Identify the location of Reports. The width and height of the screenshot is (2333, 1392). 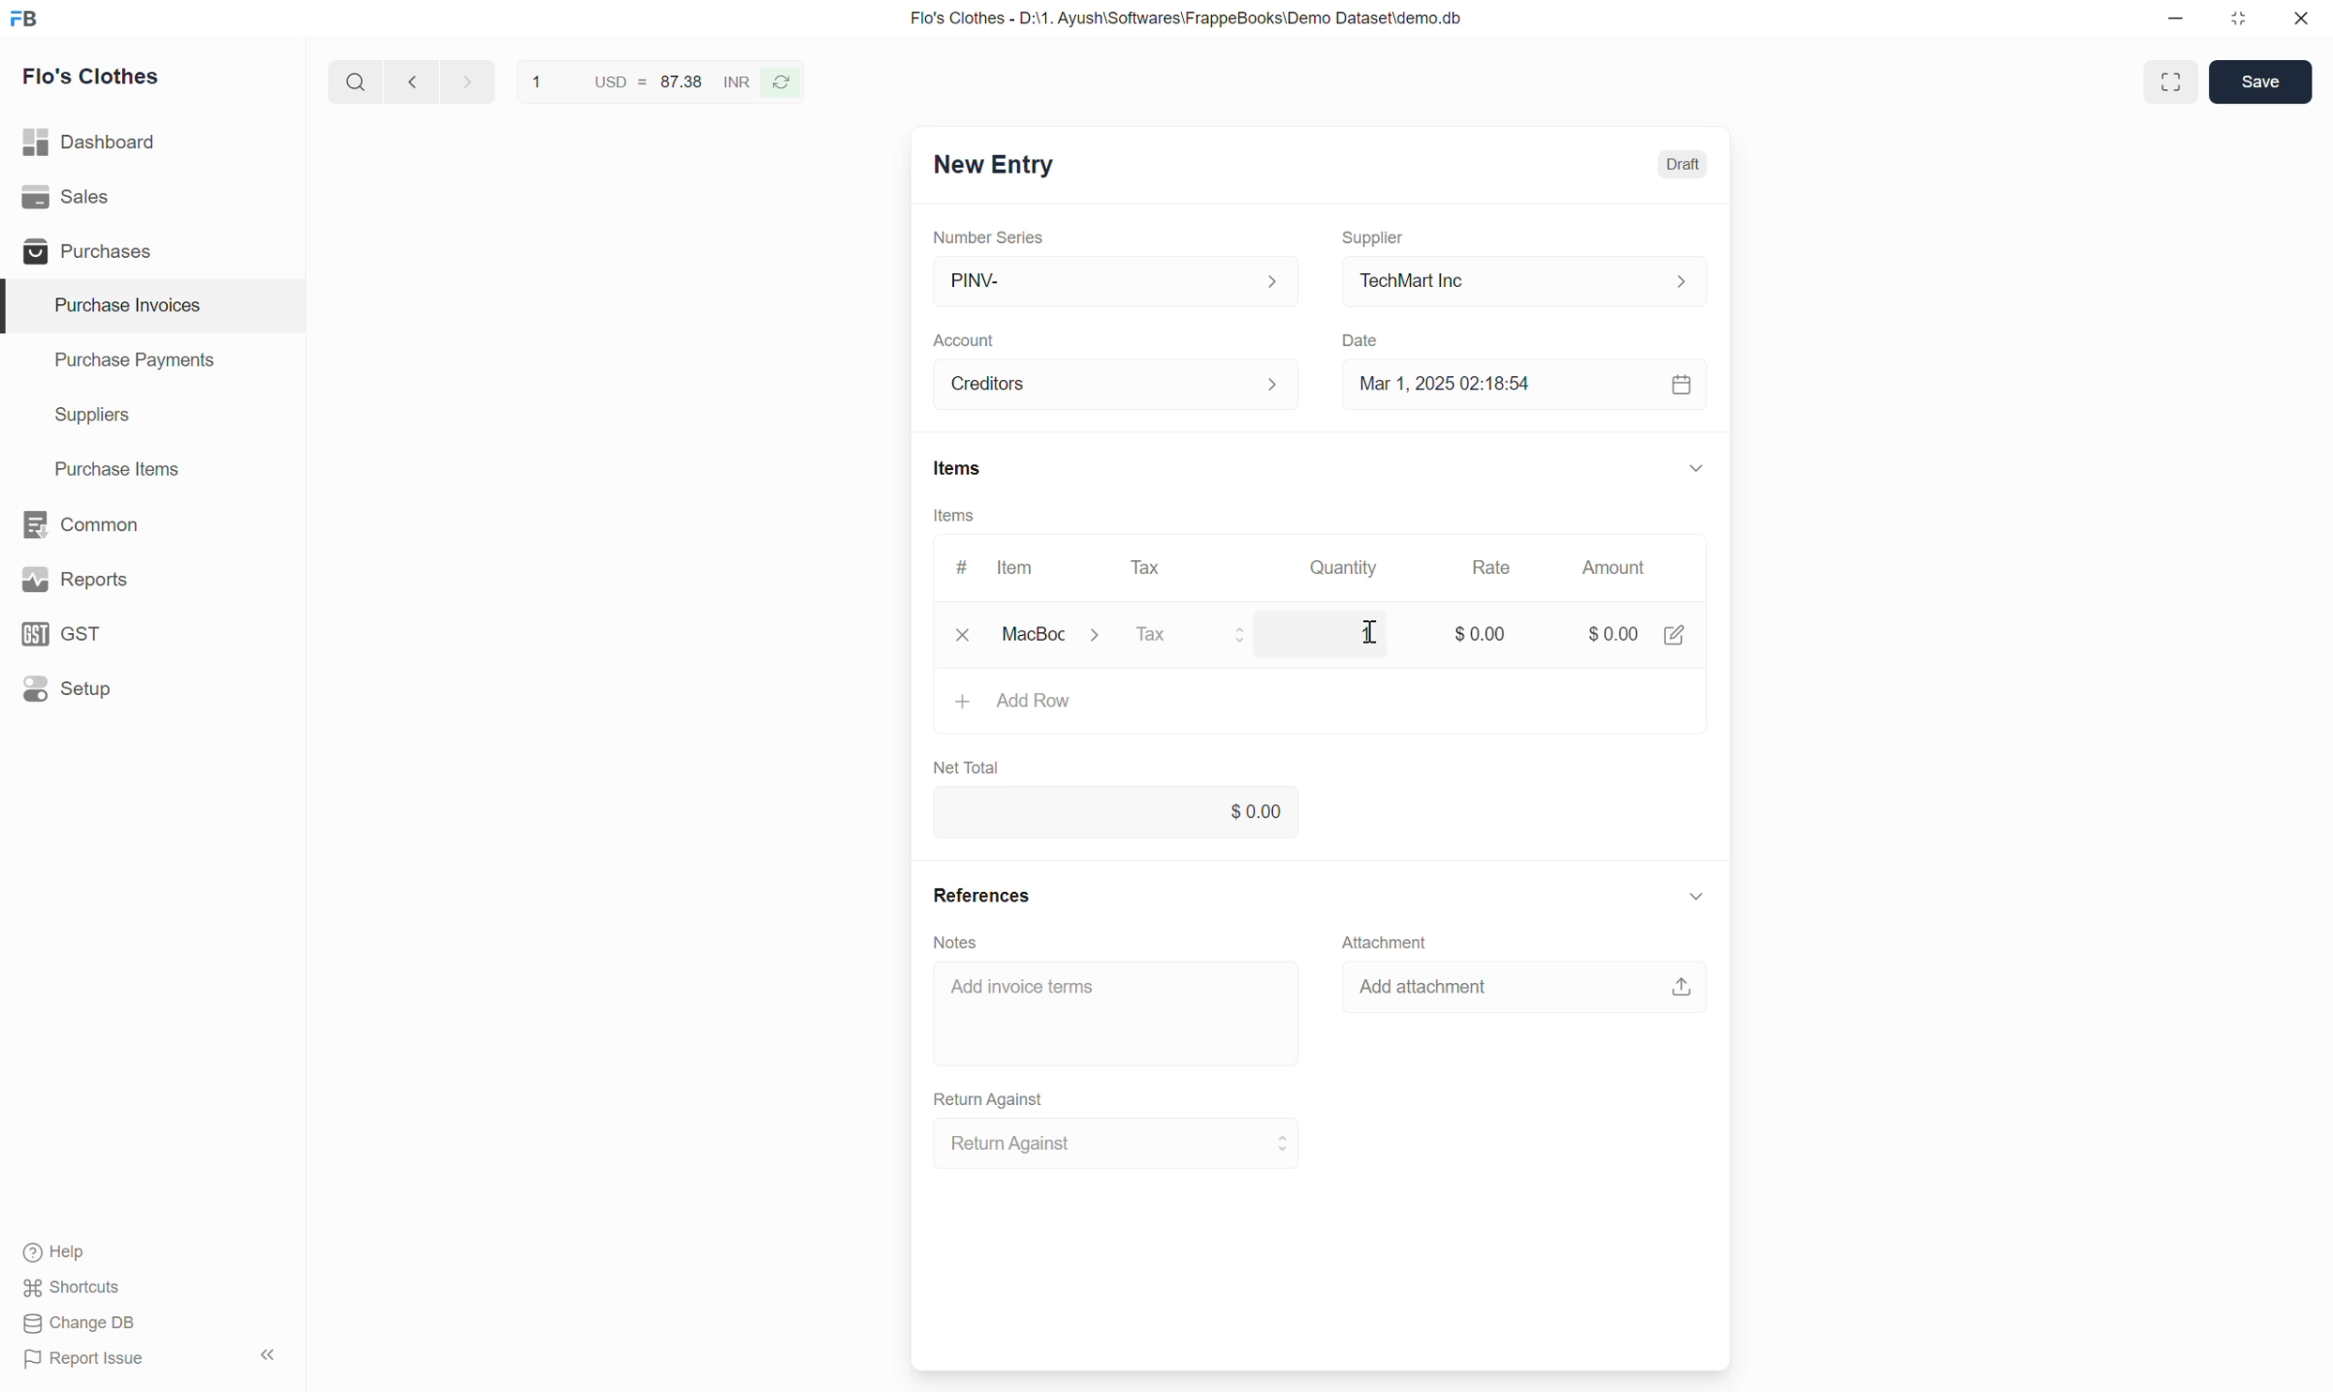
(152, 580).